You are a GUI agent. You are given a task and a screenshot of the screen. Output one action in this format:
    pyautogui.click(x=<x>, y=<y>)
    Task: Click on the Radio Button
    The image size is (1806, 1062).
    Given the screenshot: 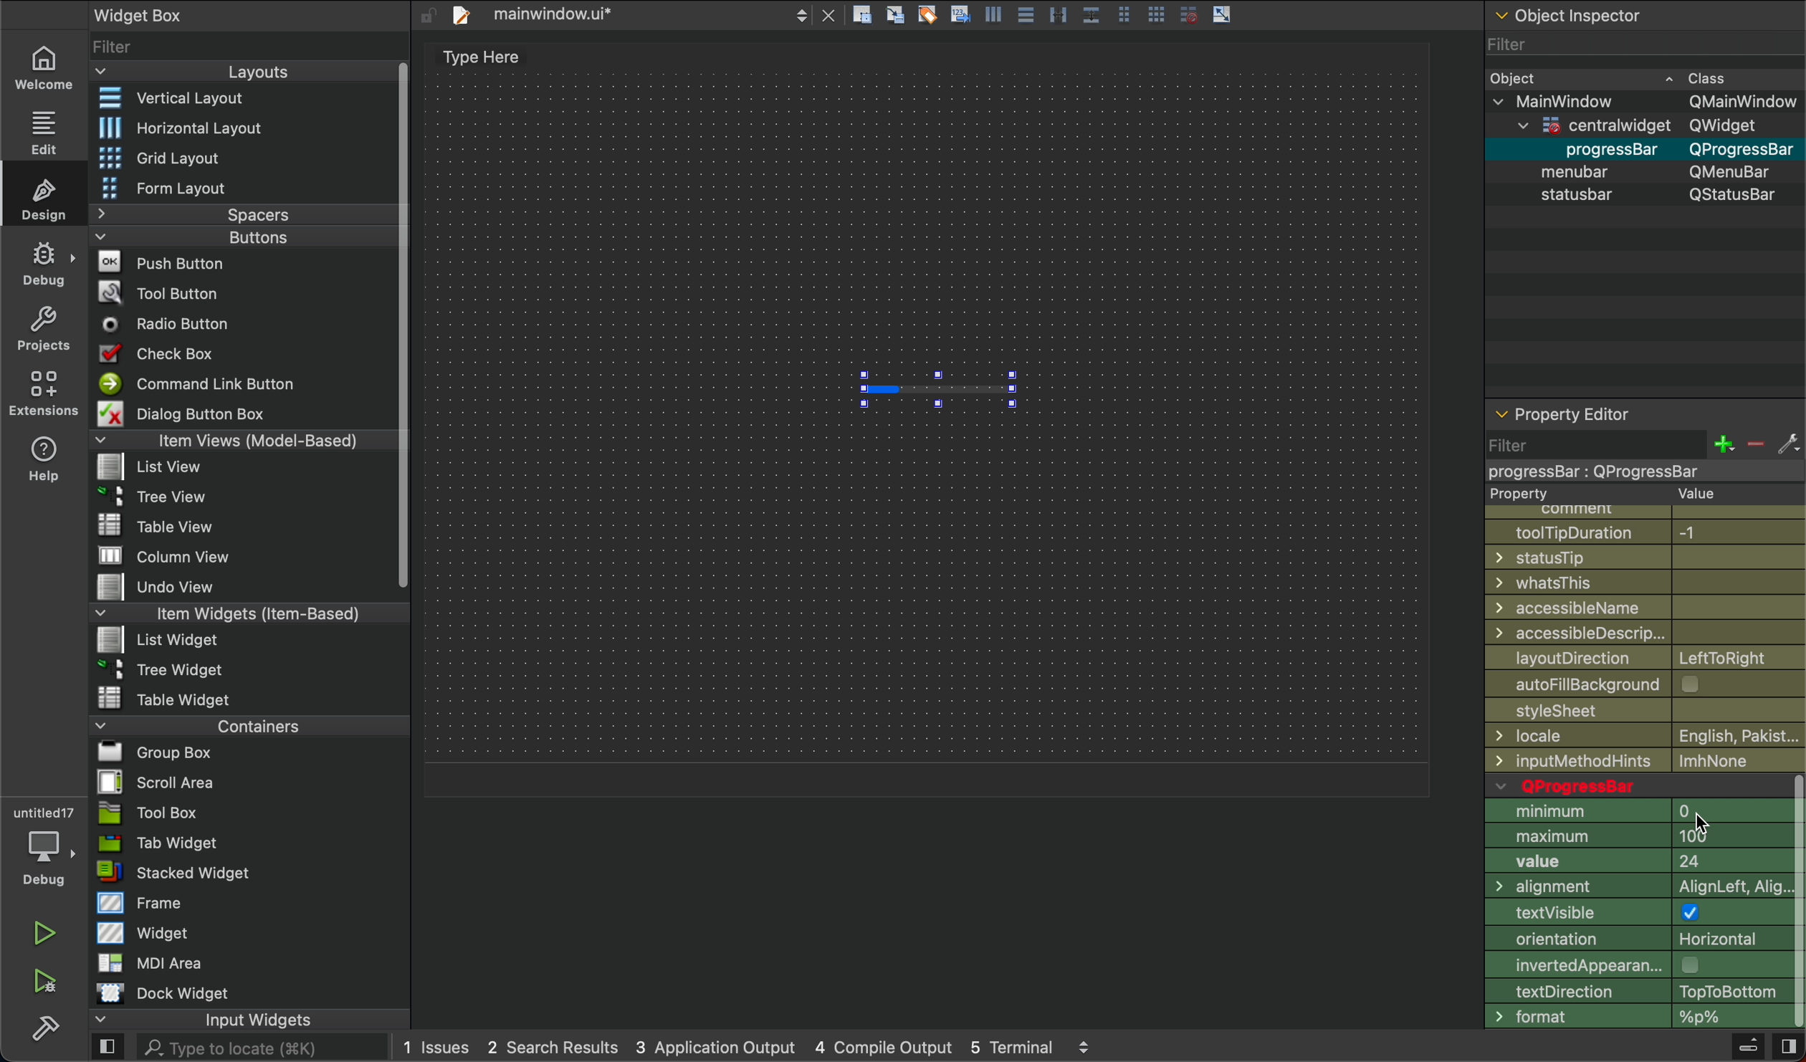 What is the action you would take?
    pyautogui.click(x=172, y=324)
    